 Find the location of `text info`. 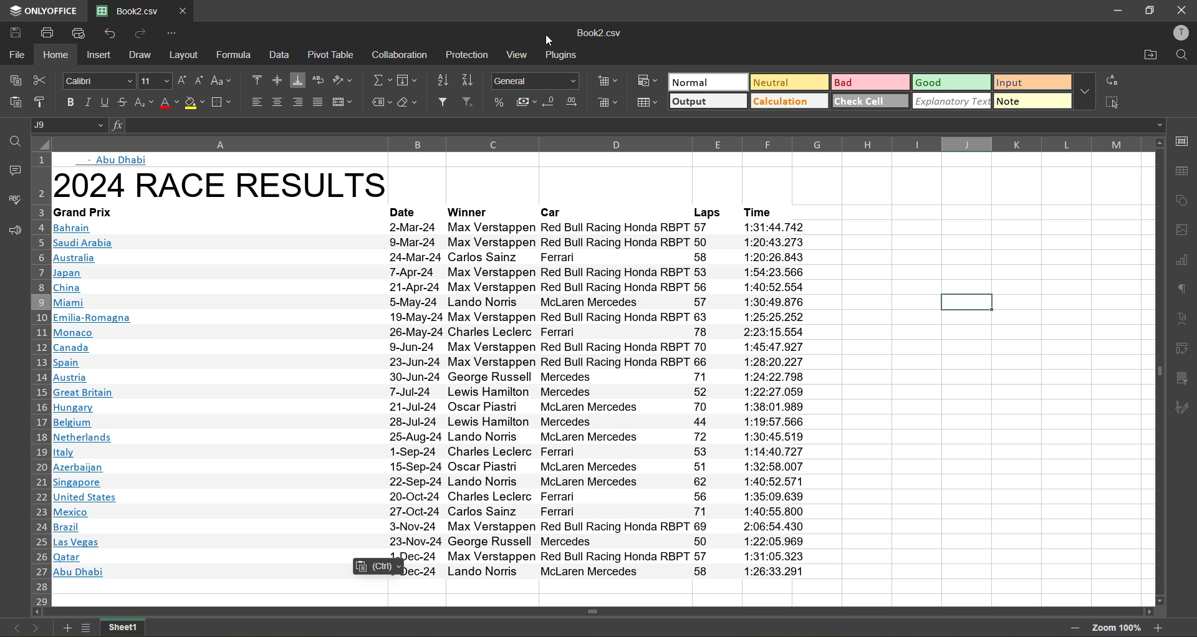

text info is located at coordinates (430, 258).